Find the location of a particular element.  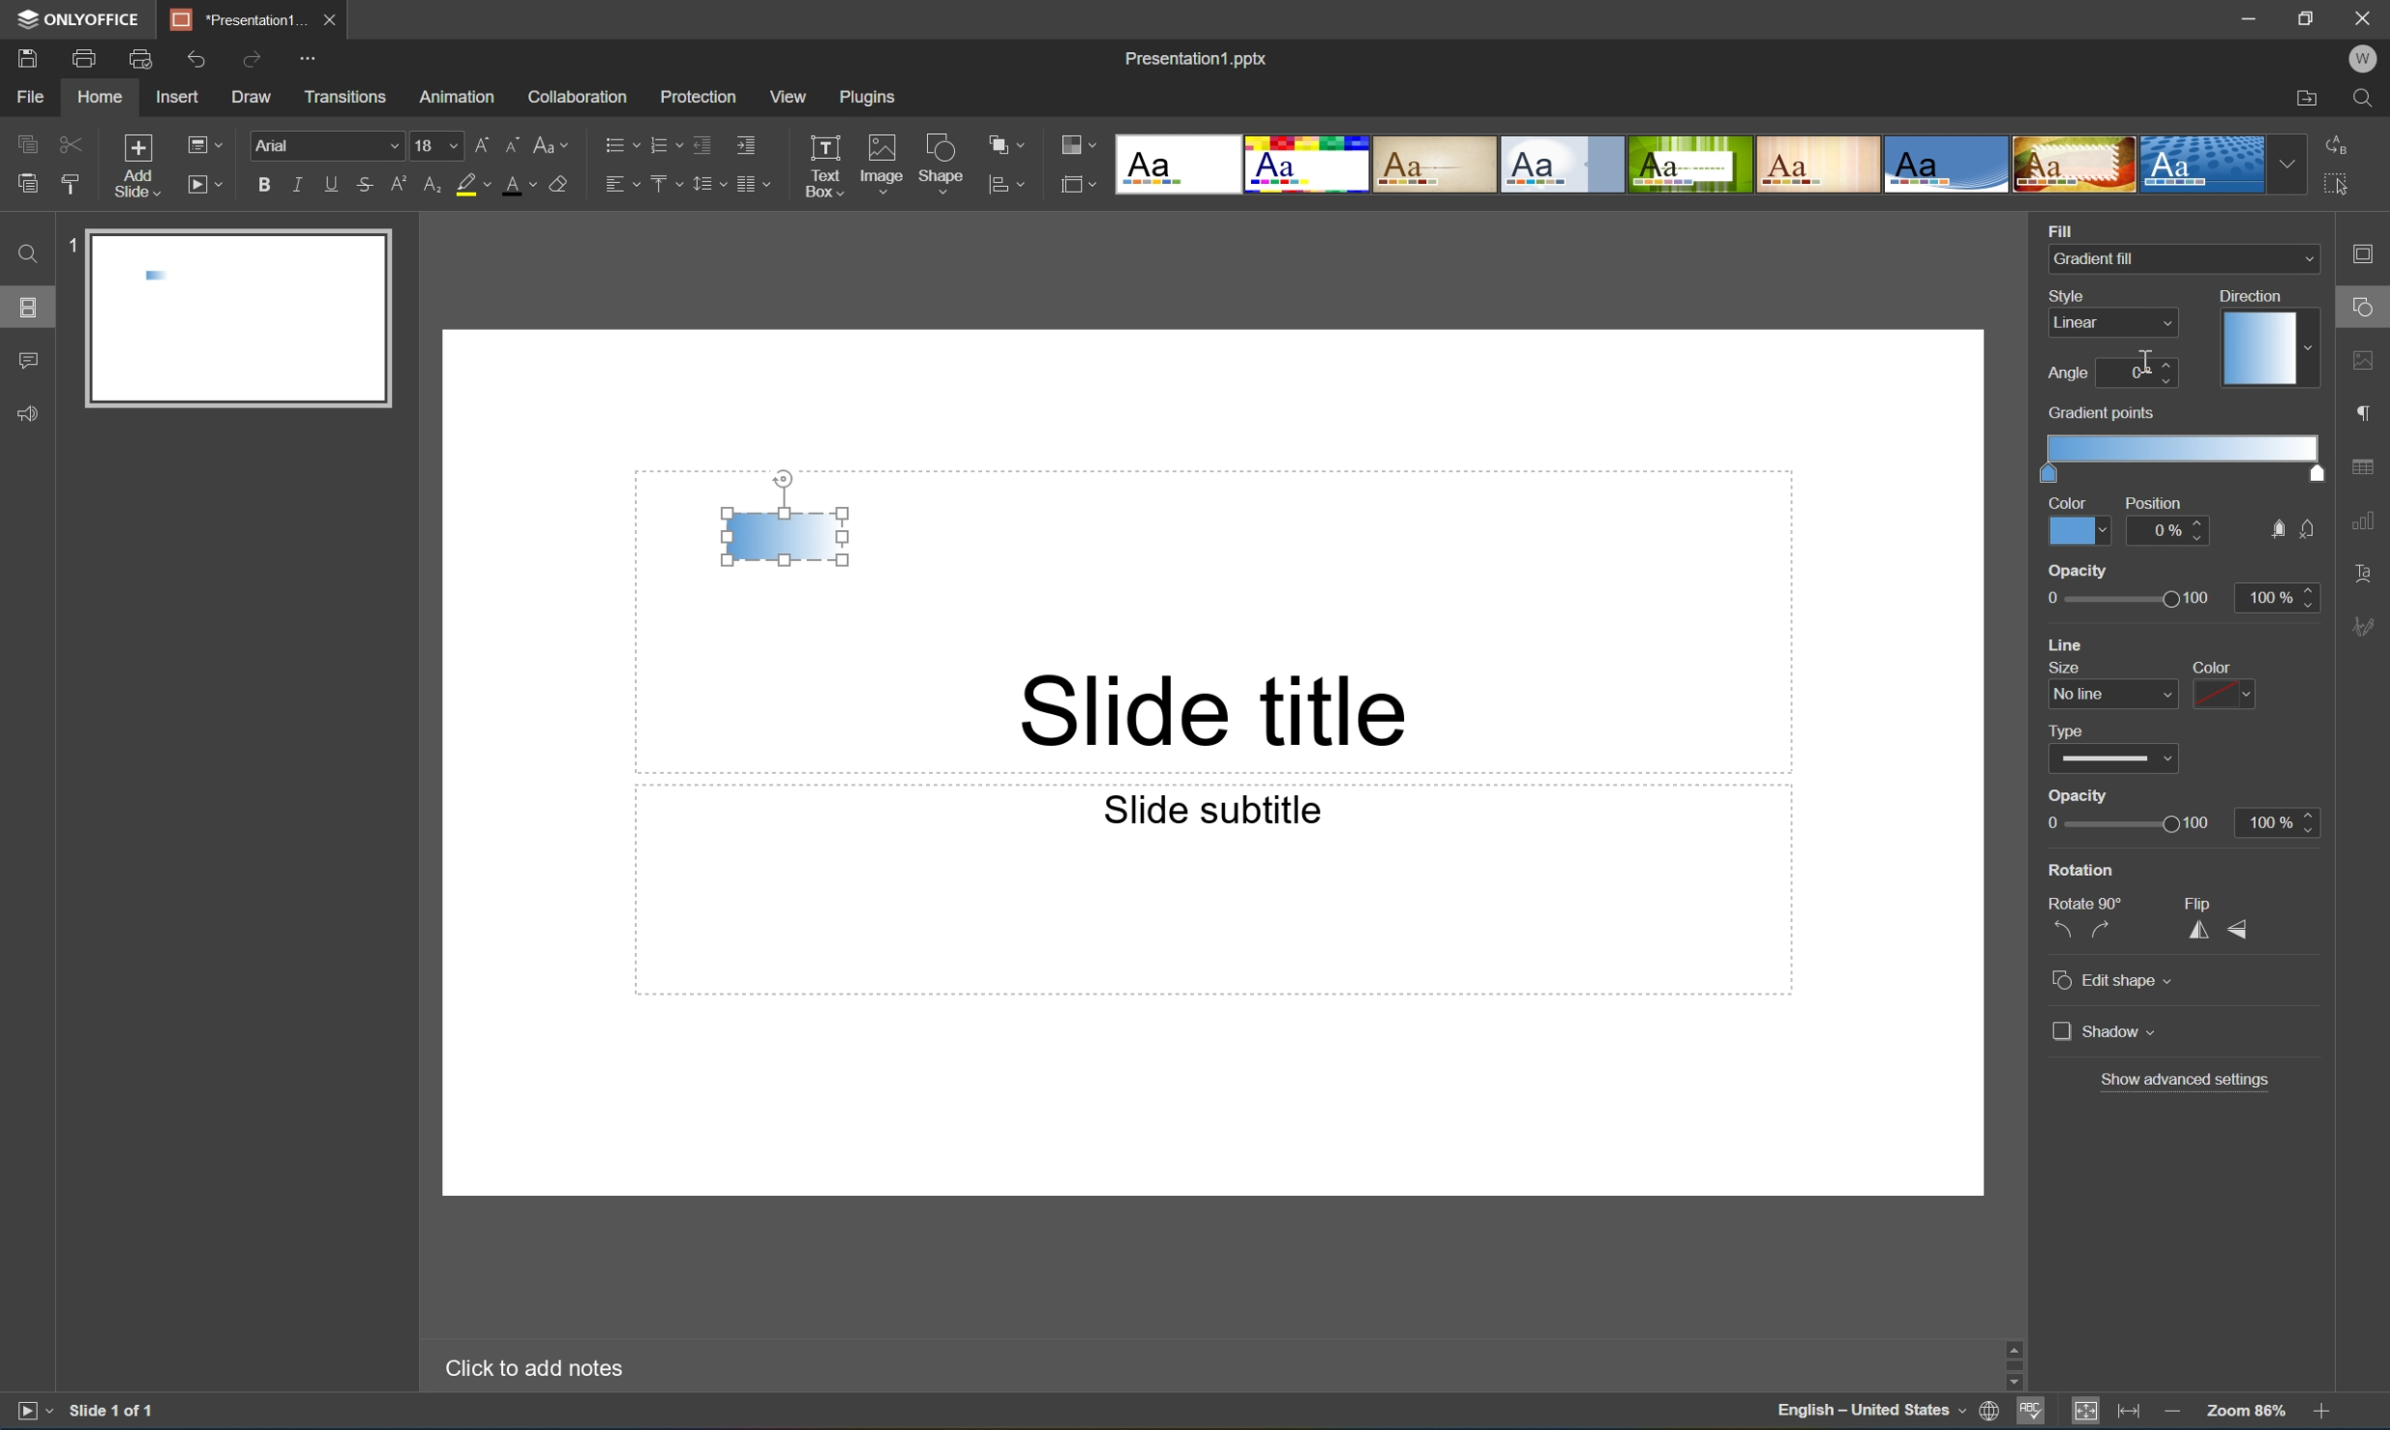

Font is located at coordinates (331, 146).